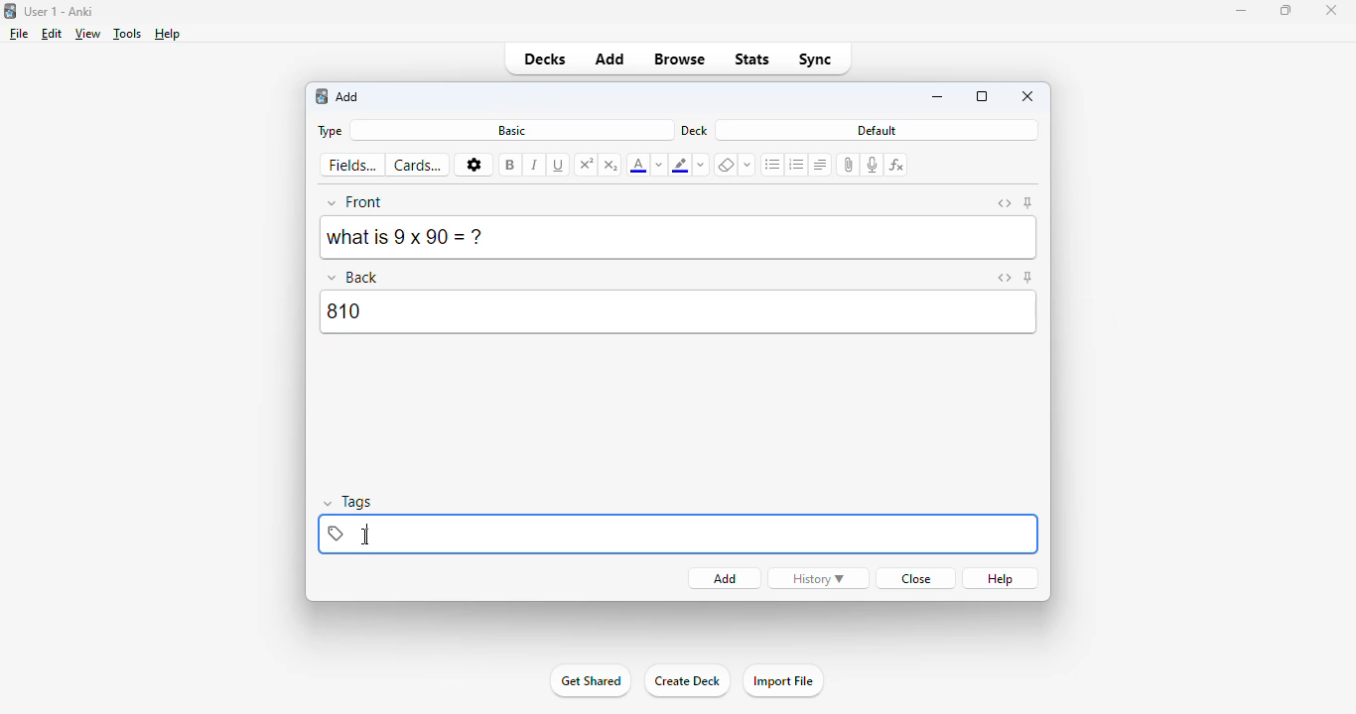  Describe the element at coordinates (353, 166) in the screenshot. I see `fields` at that location.